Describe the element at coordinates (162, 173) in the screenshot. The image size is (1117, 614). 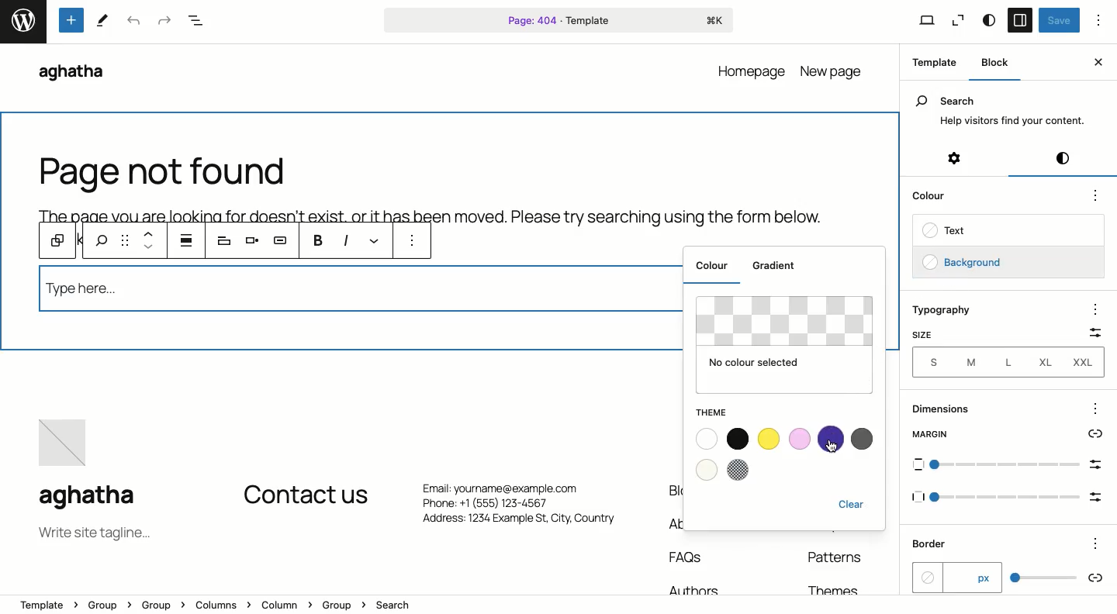
I see `Page not found` at that location.